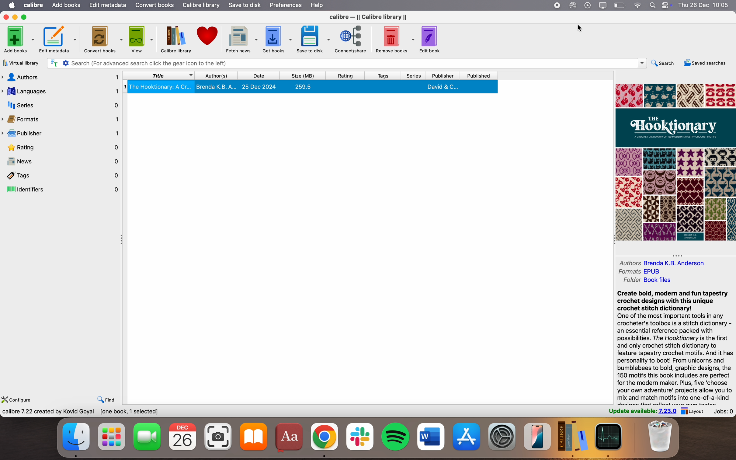  Describe the element at coordinates (64, 147) in the screenshot. I see `rating` at that location.